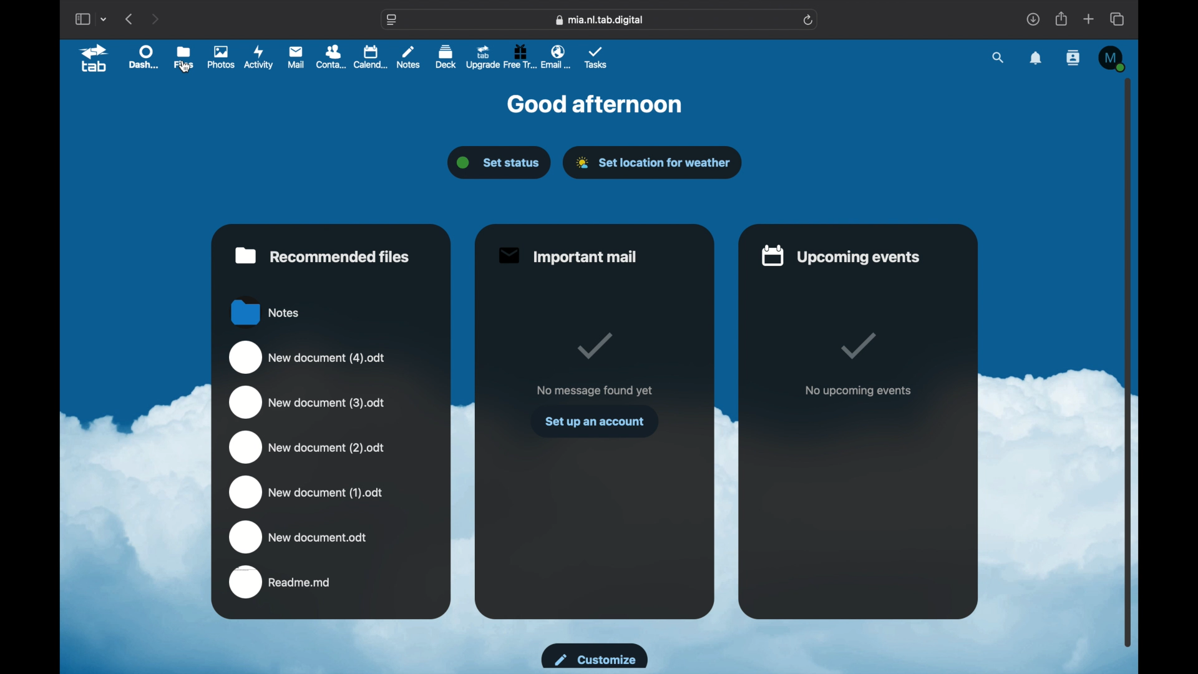  I want to click on previous, so click(130, 19).